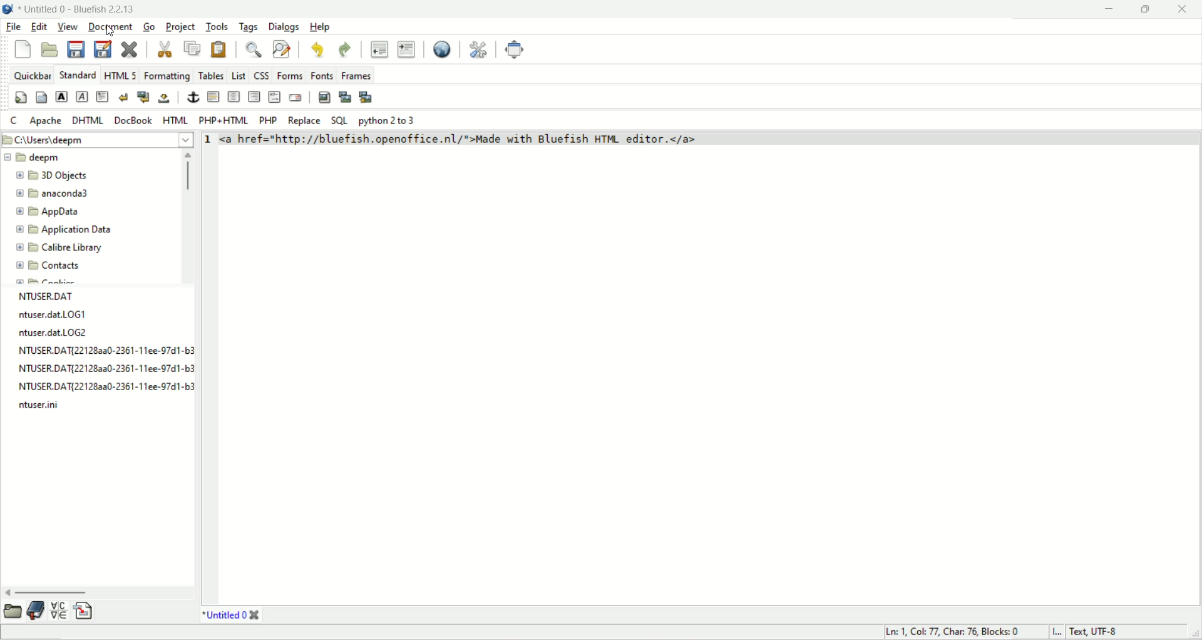 The image size is (1202, 640). What do you see at coordinates (143, 96) in the screenshot?
I see `break and clear` at bounding box center [143, 96].